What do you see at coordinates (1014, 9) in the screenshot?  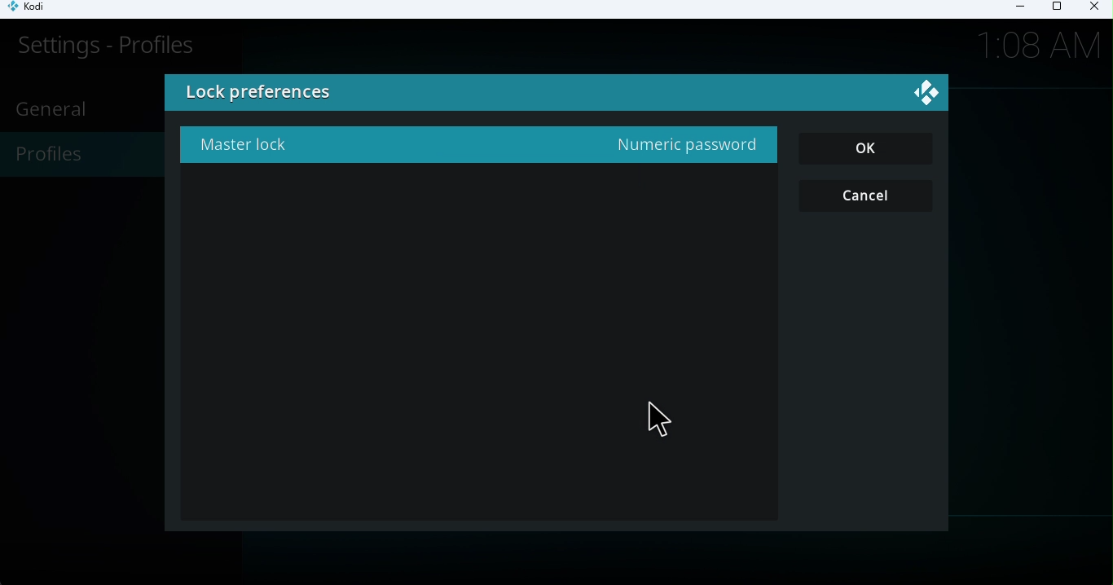 I see `Minimize` at bounding box center [1014, 9].